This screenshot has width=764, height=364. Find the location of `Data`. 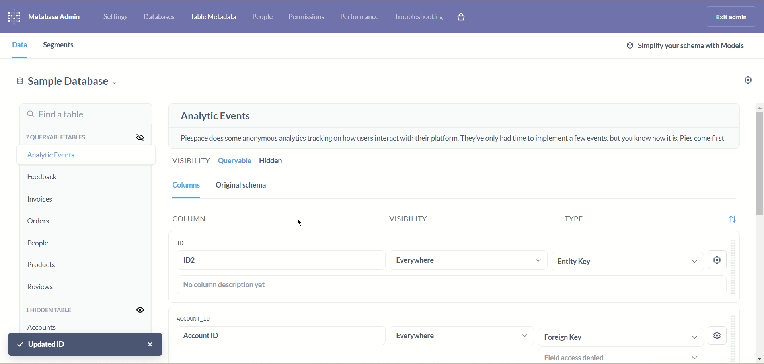

Data is located at coordinates (18, 45).